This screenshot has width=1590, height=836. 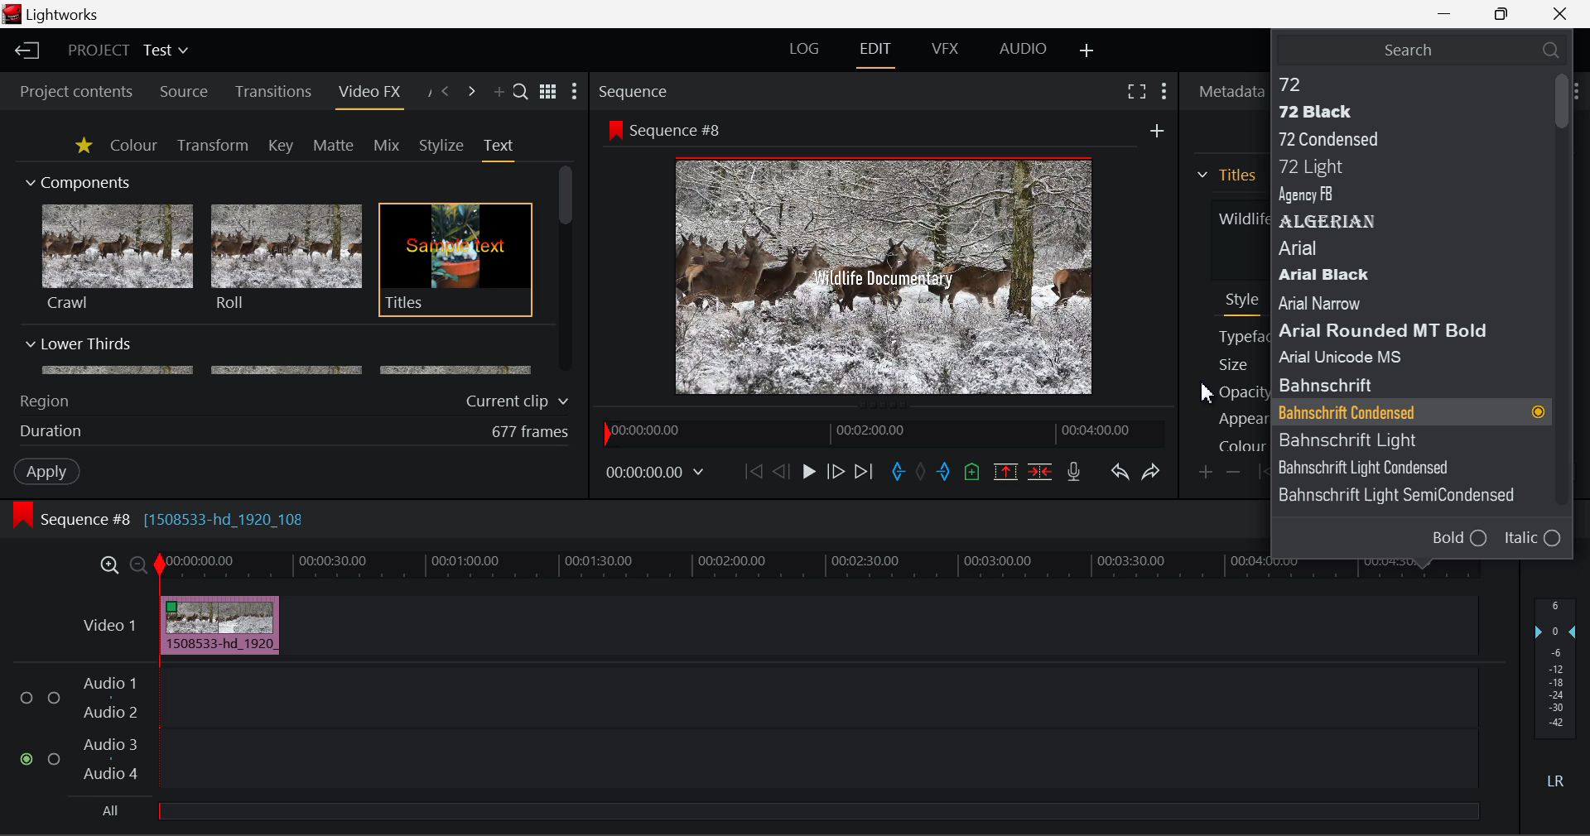 What do you see at coordinates (112, 811) in the screenshot?
I see `All` at bounding box center [112, 811].